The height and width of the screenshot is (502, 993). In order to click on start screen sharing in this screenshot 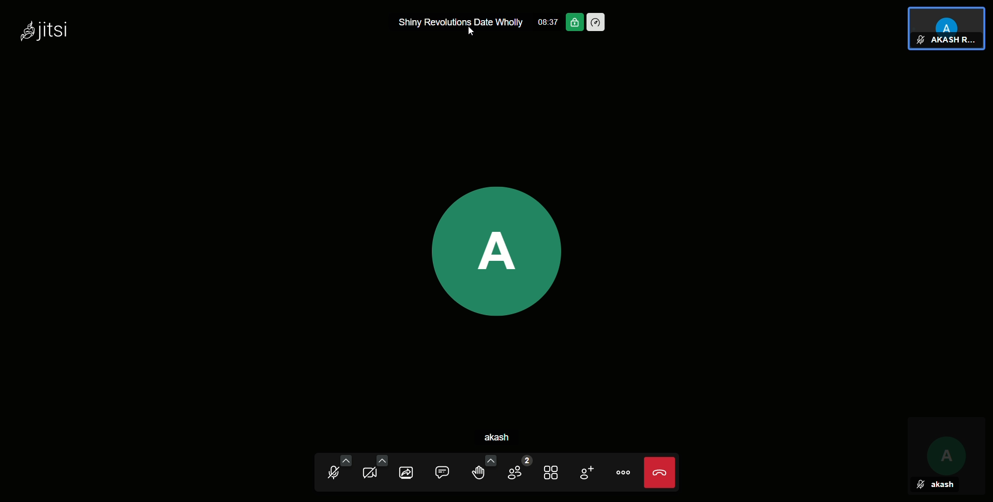, I will do `click(410, 471)`.